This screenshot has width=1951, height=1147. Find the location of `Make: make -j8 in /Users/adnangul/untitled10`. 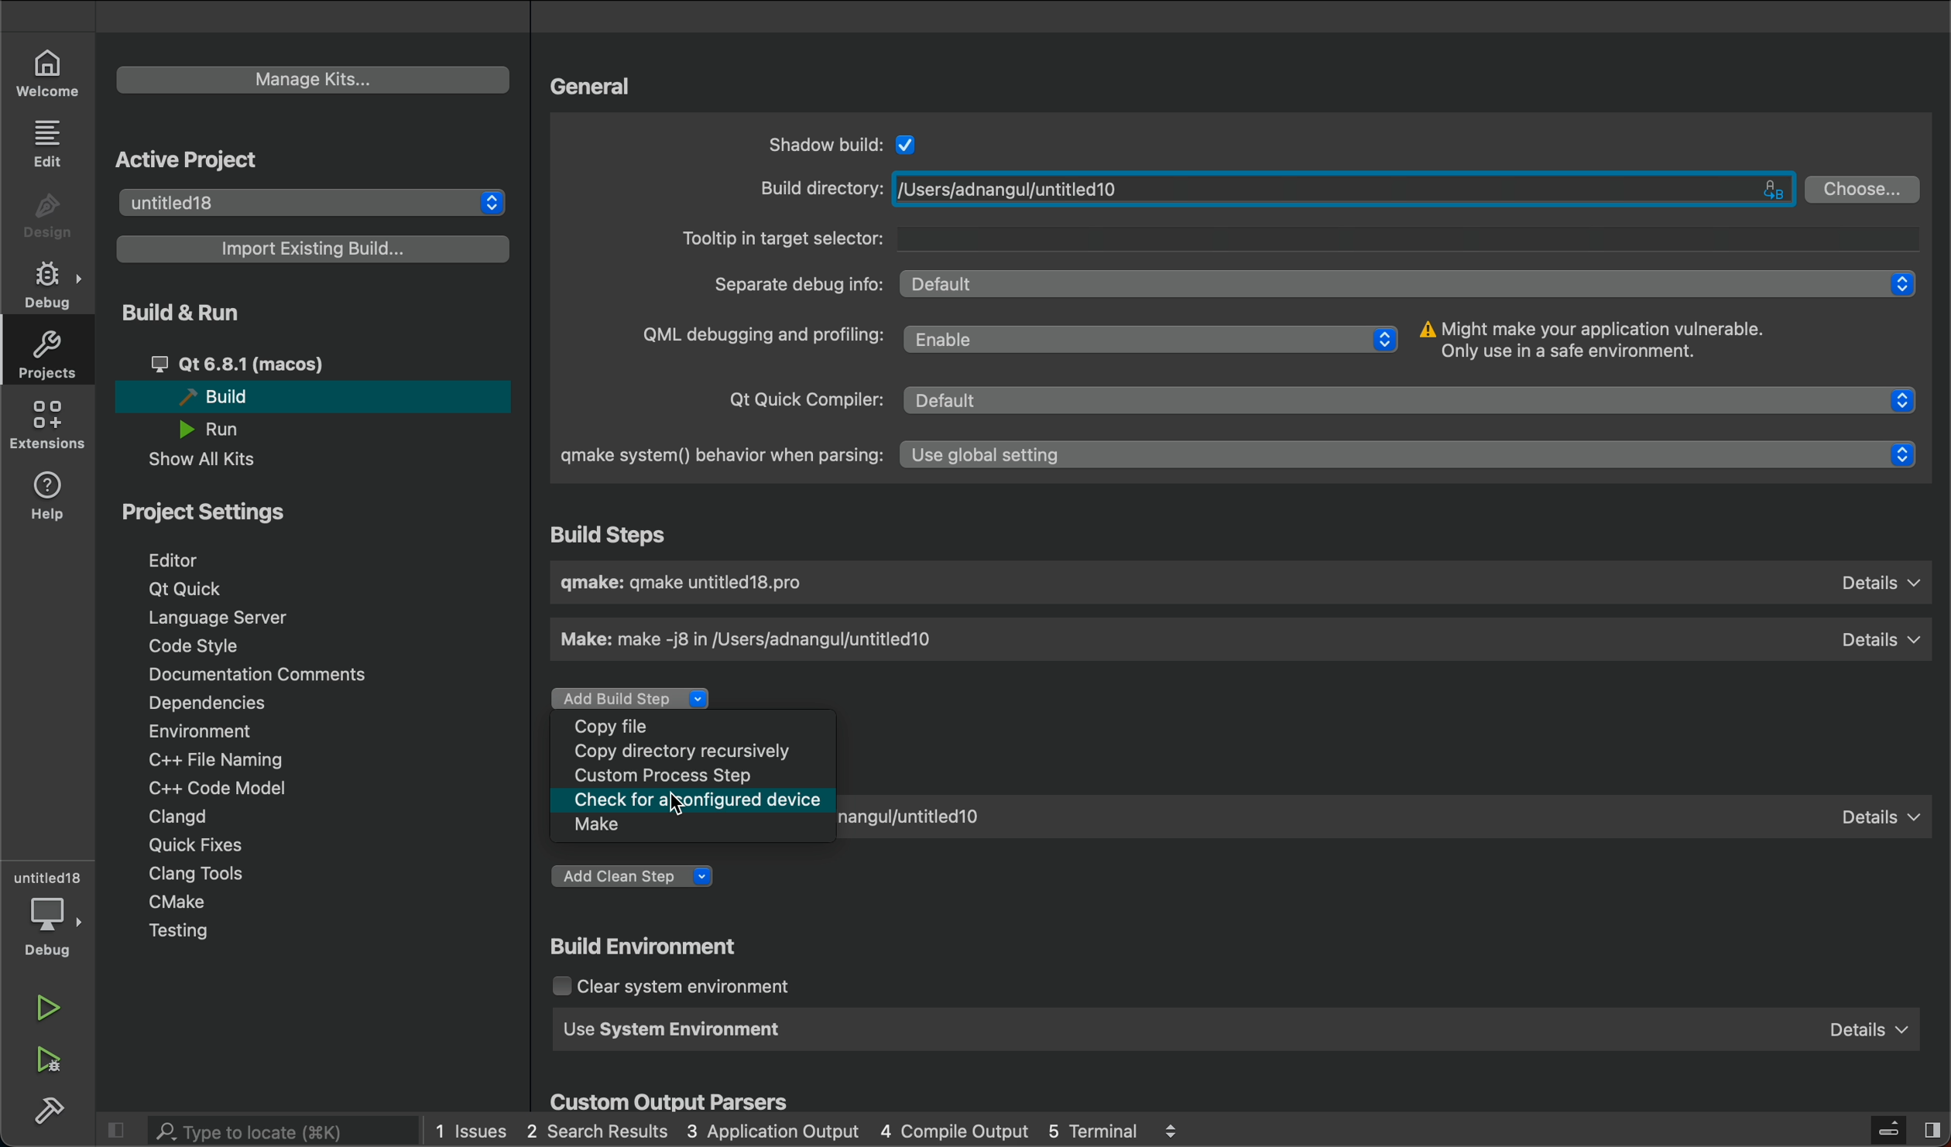

Make: make -j8 in /Users/adnangul/untitled10 is located at coordinates (755, 639).